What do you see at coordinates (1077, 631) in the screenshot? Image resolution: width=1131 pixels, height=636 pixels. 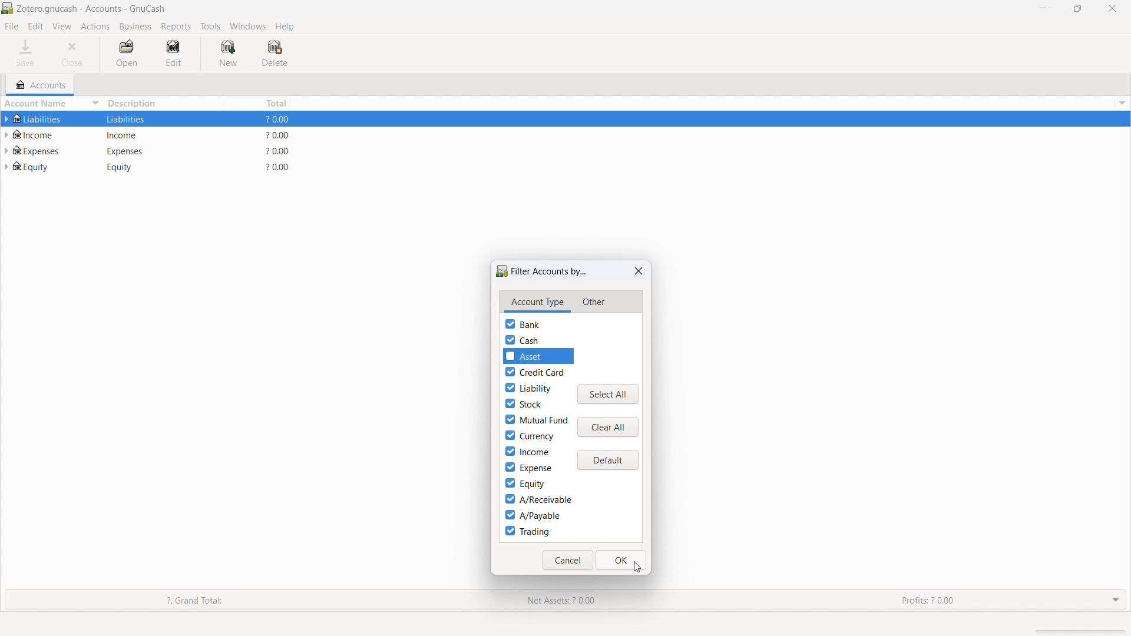 I see `scrollbar` at bounding box center [1077, 631].